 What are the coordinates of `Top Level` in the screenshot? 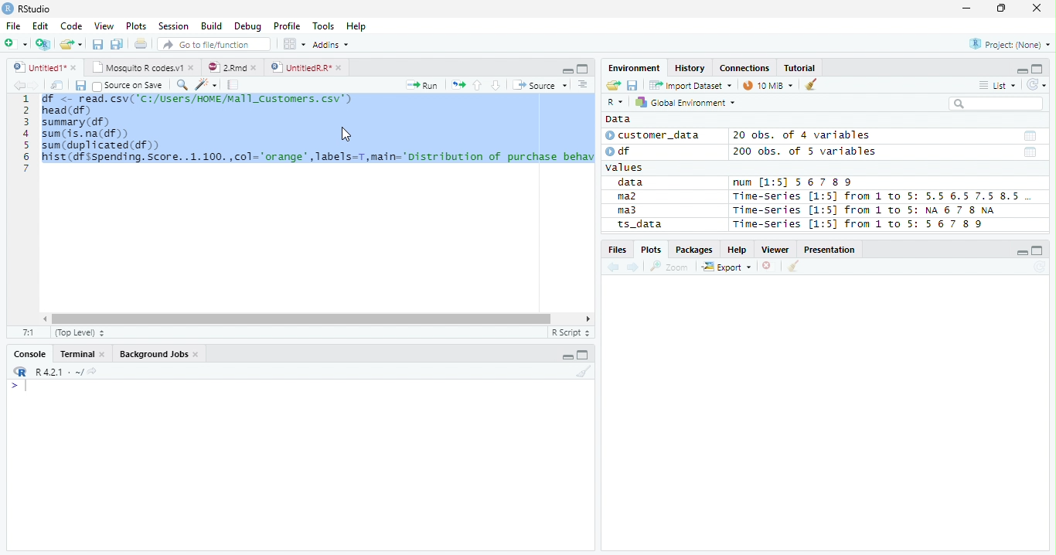 It's located at (78, 333).